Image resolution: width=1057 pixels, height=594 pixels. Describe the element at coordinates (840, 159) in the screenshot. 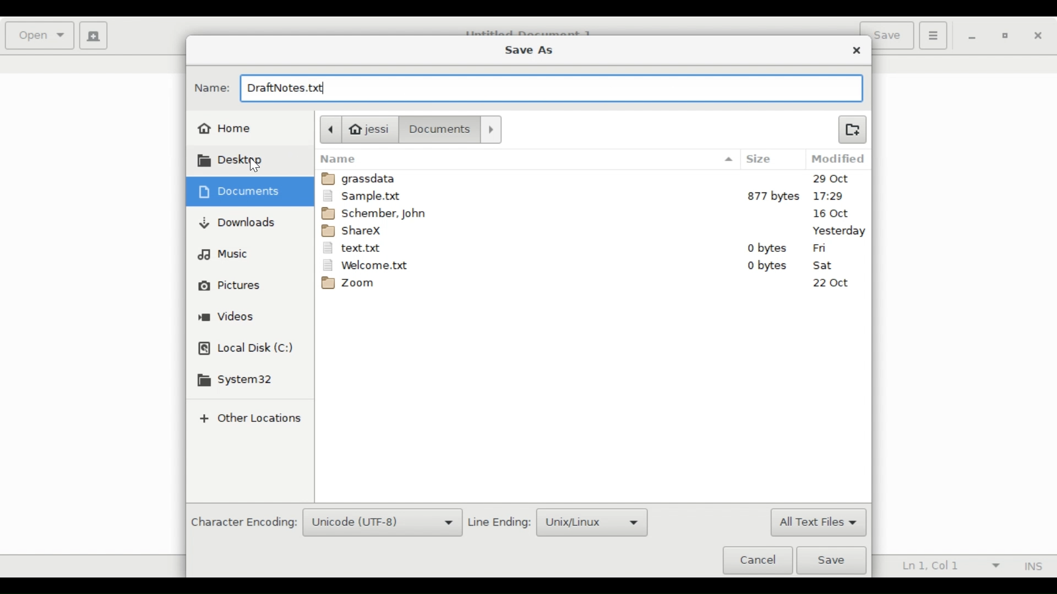

I see `Modified` at that location.